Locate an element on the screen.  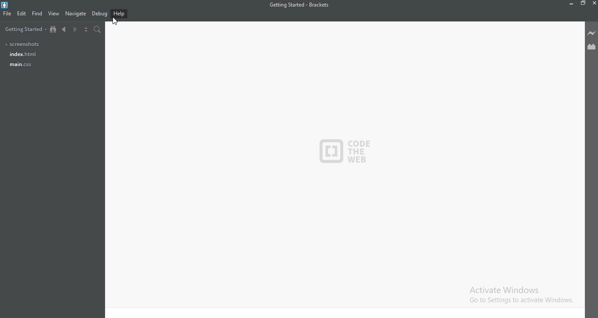
Minimise is located at coordinates (572, 4).